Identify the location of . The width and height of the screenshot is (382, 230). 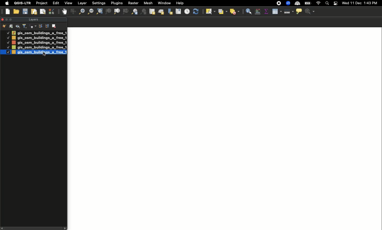
(203, 11).